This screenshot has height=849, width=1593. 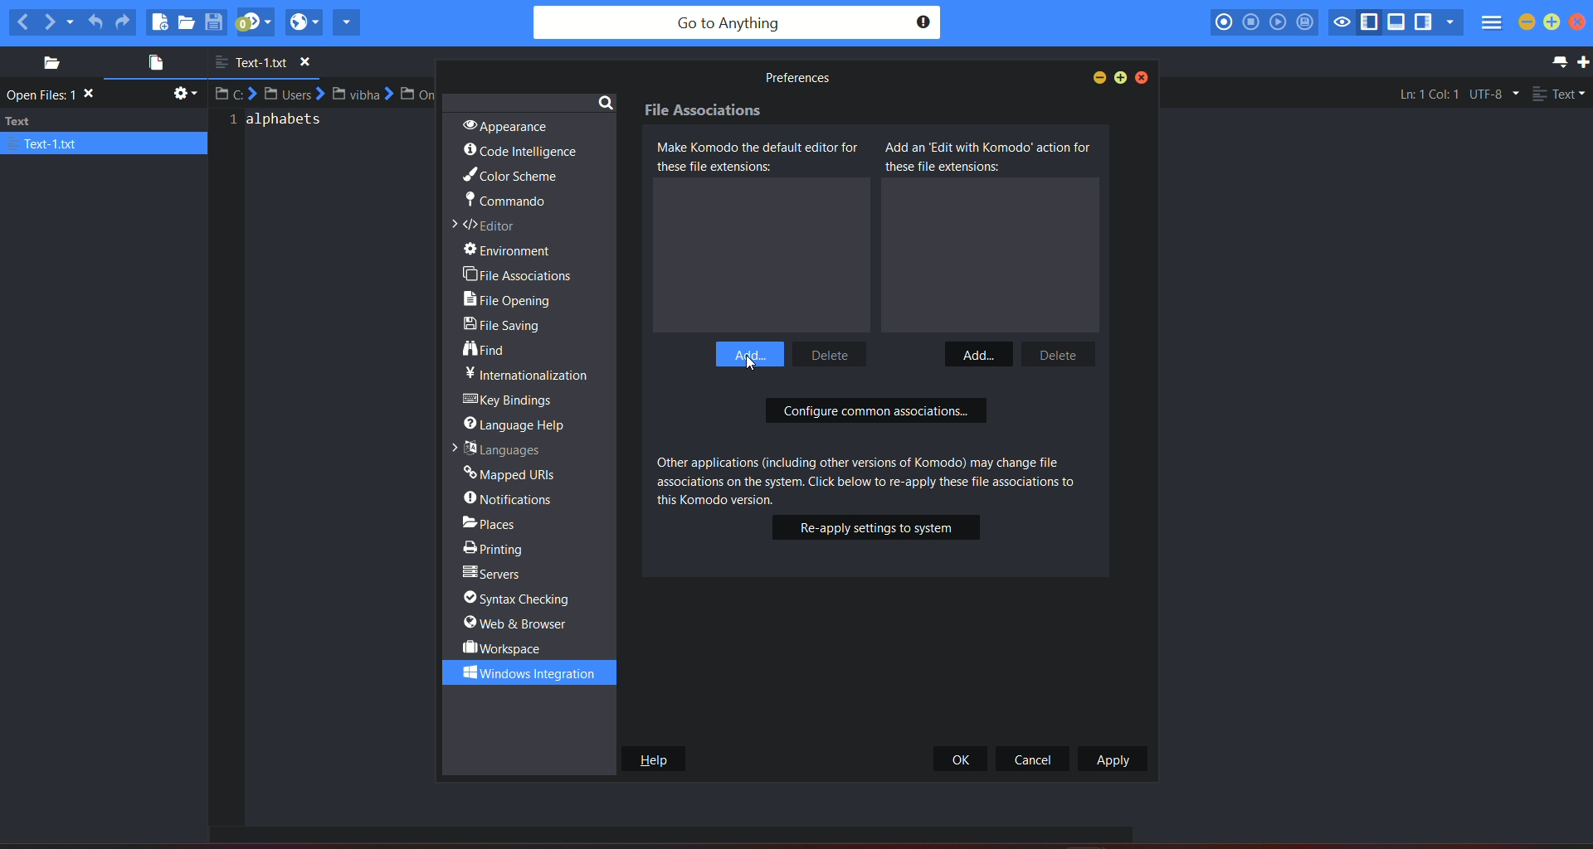 I want to click on open file, so click(x=189, y=23).